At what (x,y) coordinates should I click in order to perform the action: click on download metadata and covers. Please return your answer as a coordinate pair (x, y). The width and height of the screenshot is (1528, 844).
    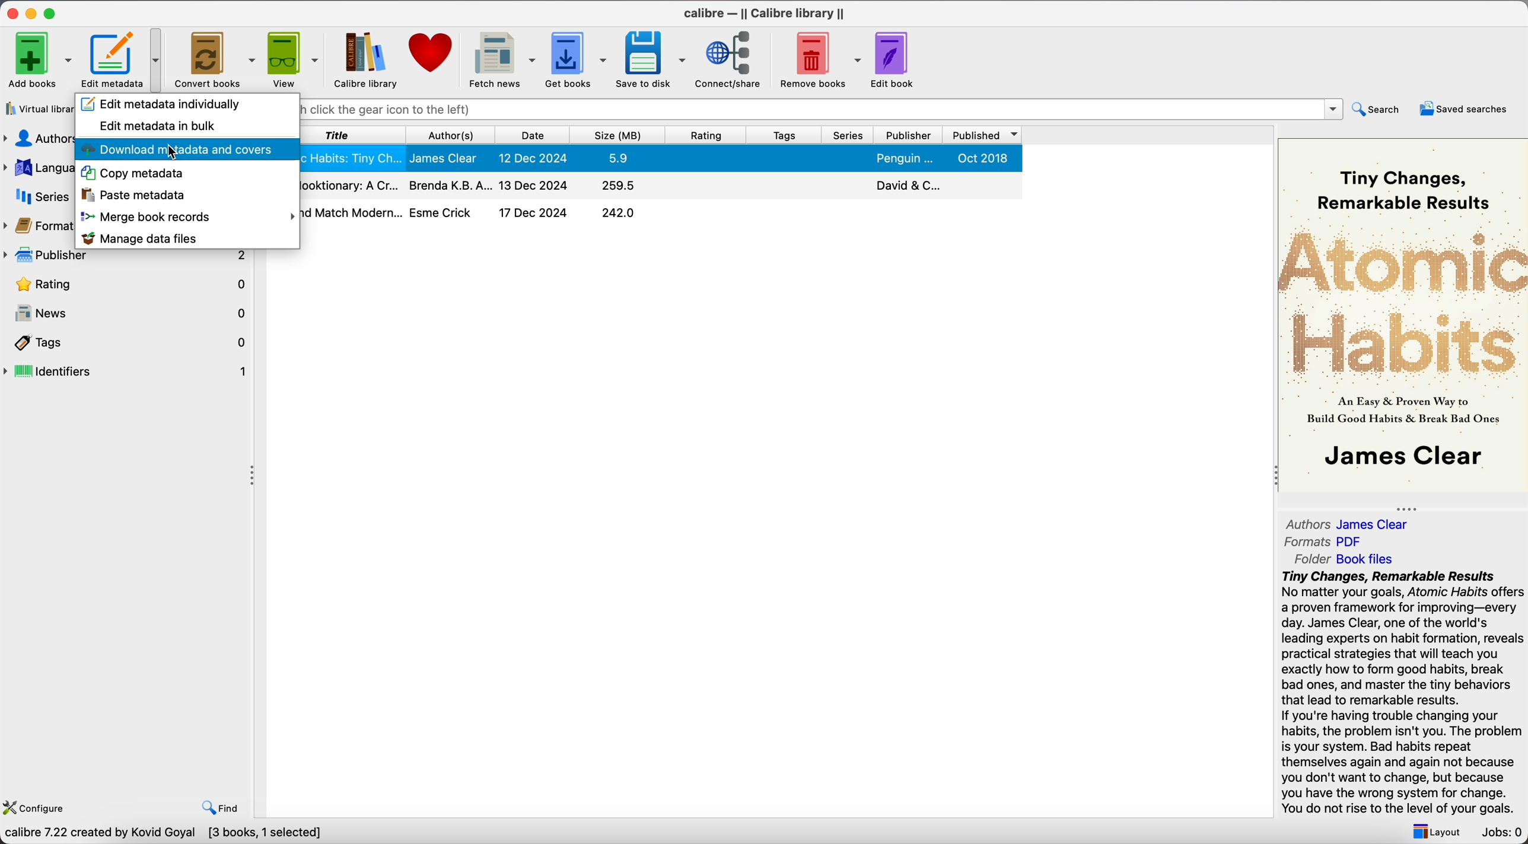
    Looking at the image, I should click on (186, 149).